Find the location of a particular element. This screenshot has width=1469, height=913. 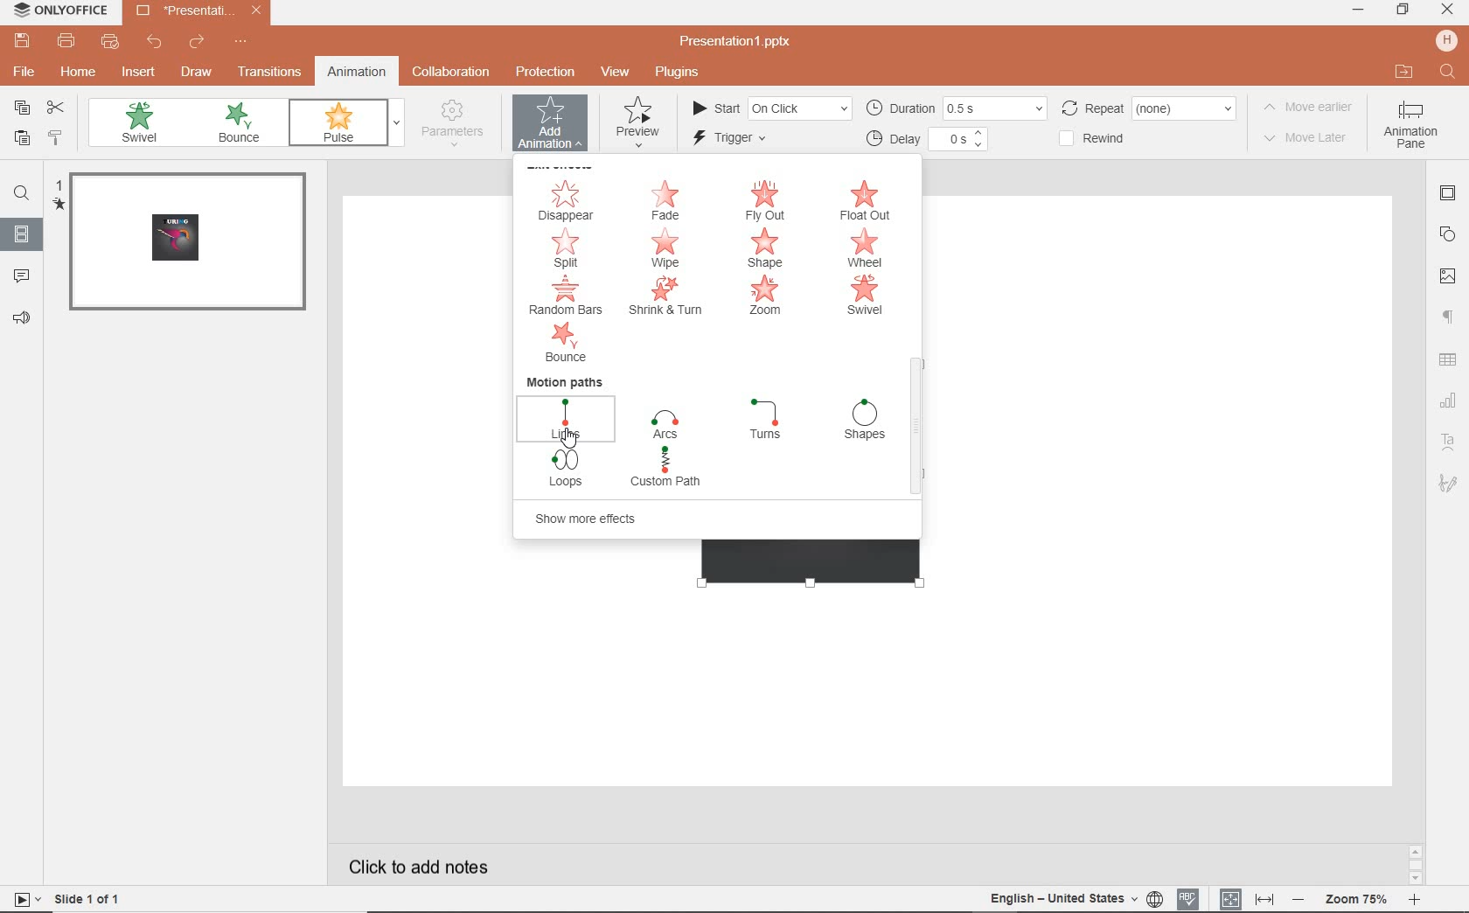

image is located at coordinates (1450, 278).